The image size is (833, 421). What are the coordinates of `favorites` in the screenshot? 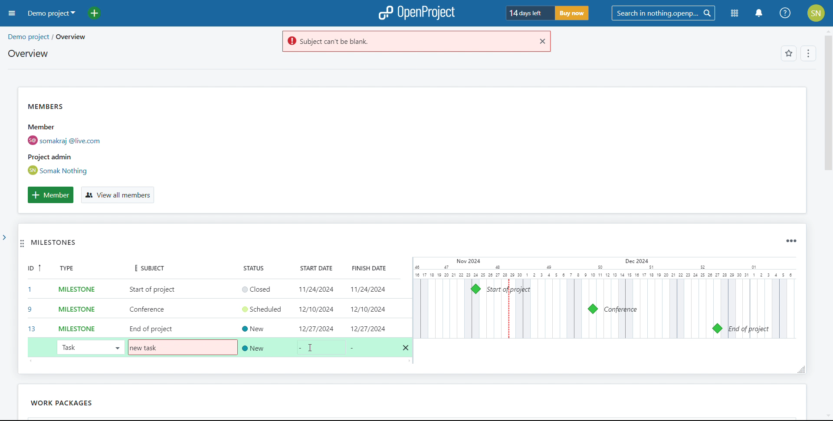 It's located at (788, 54).